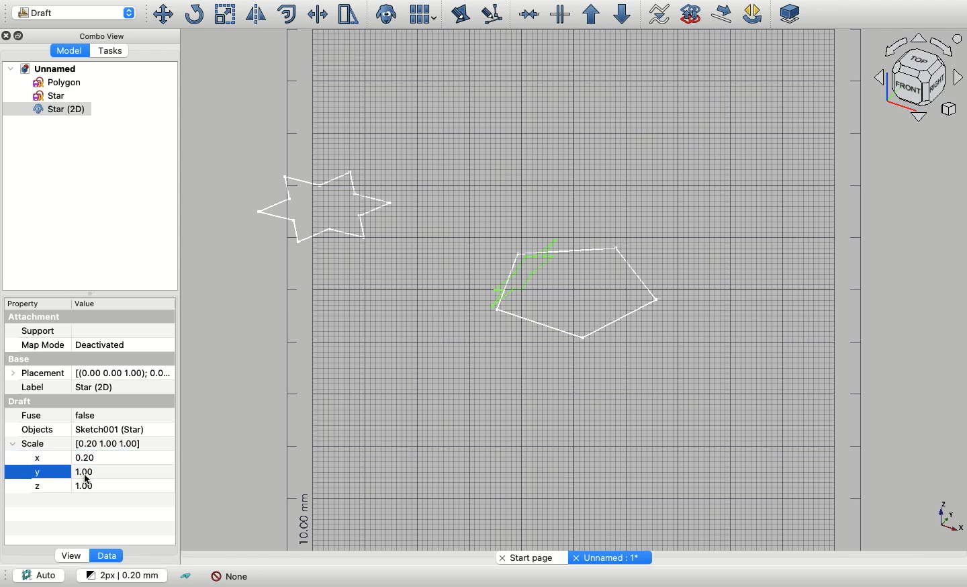 The image size is (967, 587). Describe the element at coordinates (32, 416) in the screenshot. I see `Fuse` at that location.